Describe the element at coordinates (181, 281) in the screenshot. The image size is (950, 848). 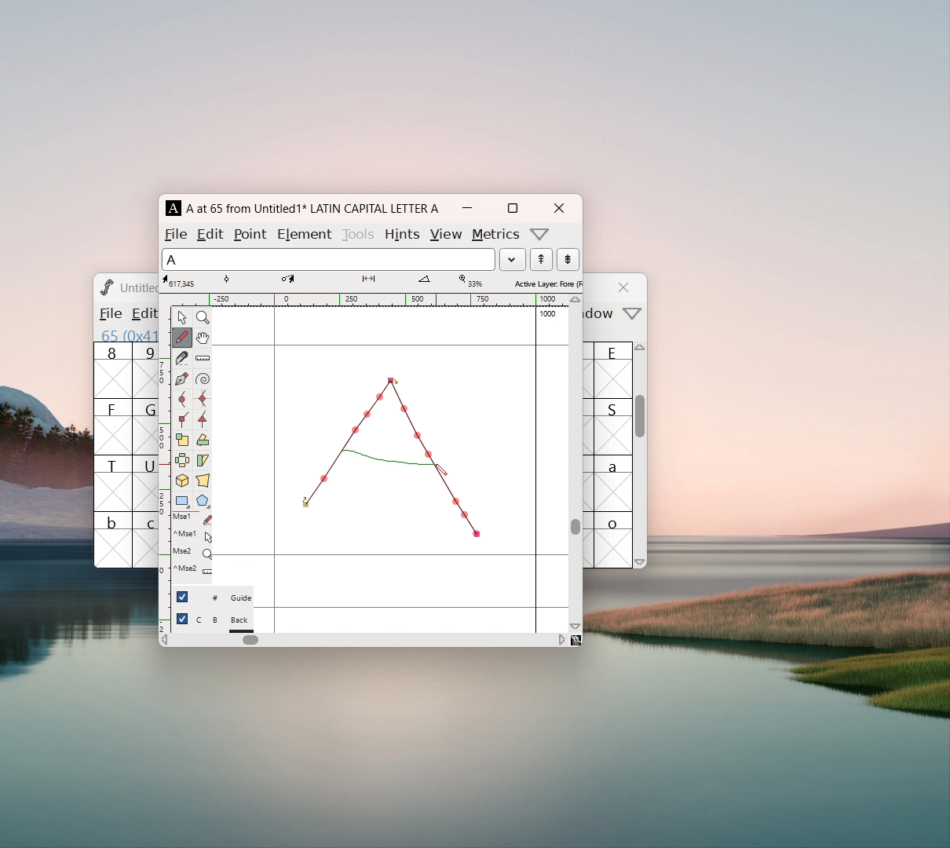
I see `cursor coordinates` at that location.